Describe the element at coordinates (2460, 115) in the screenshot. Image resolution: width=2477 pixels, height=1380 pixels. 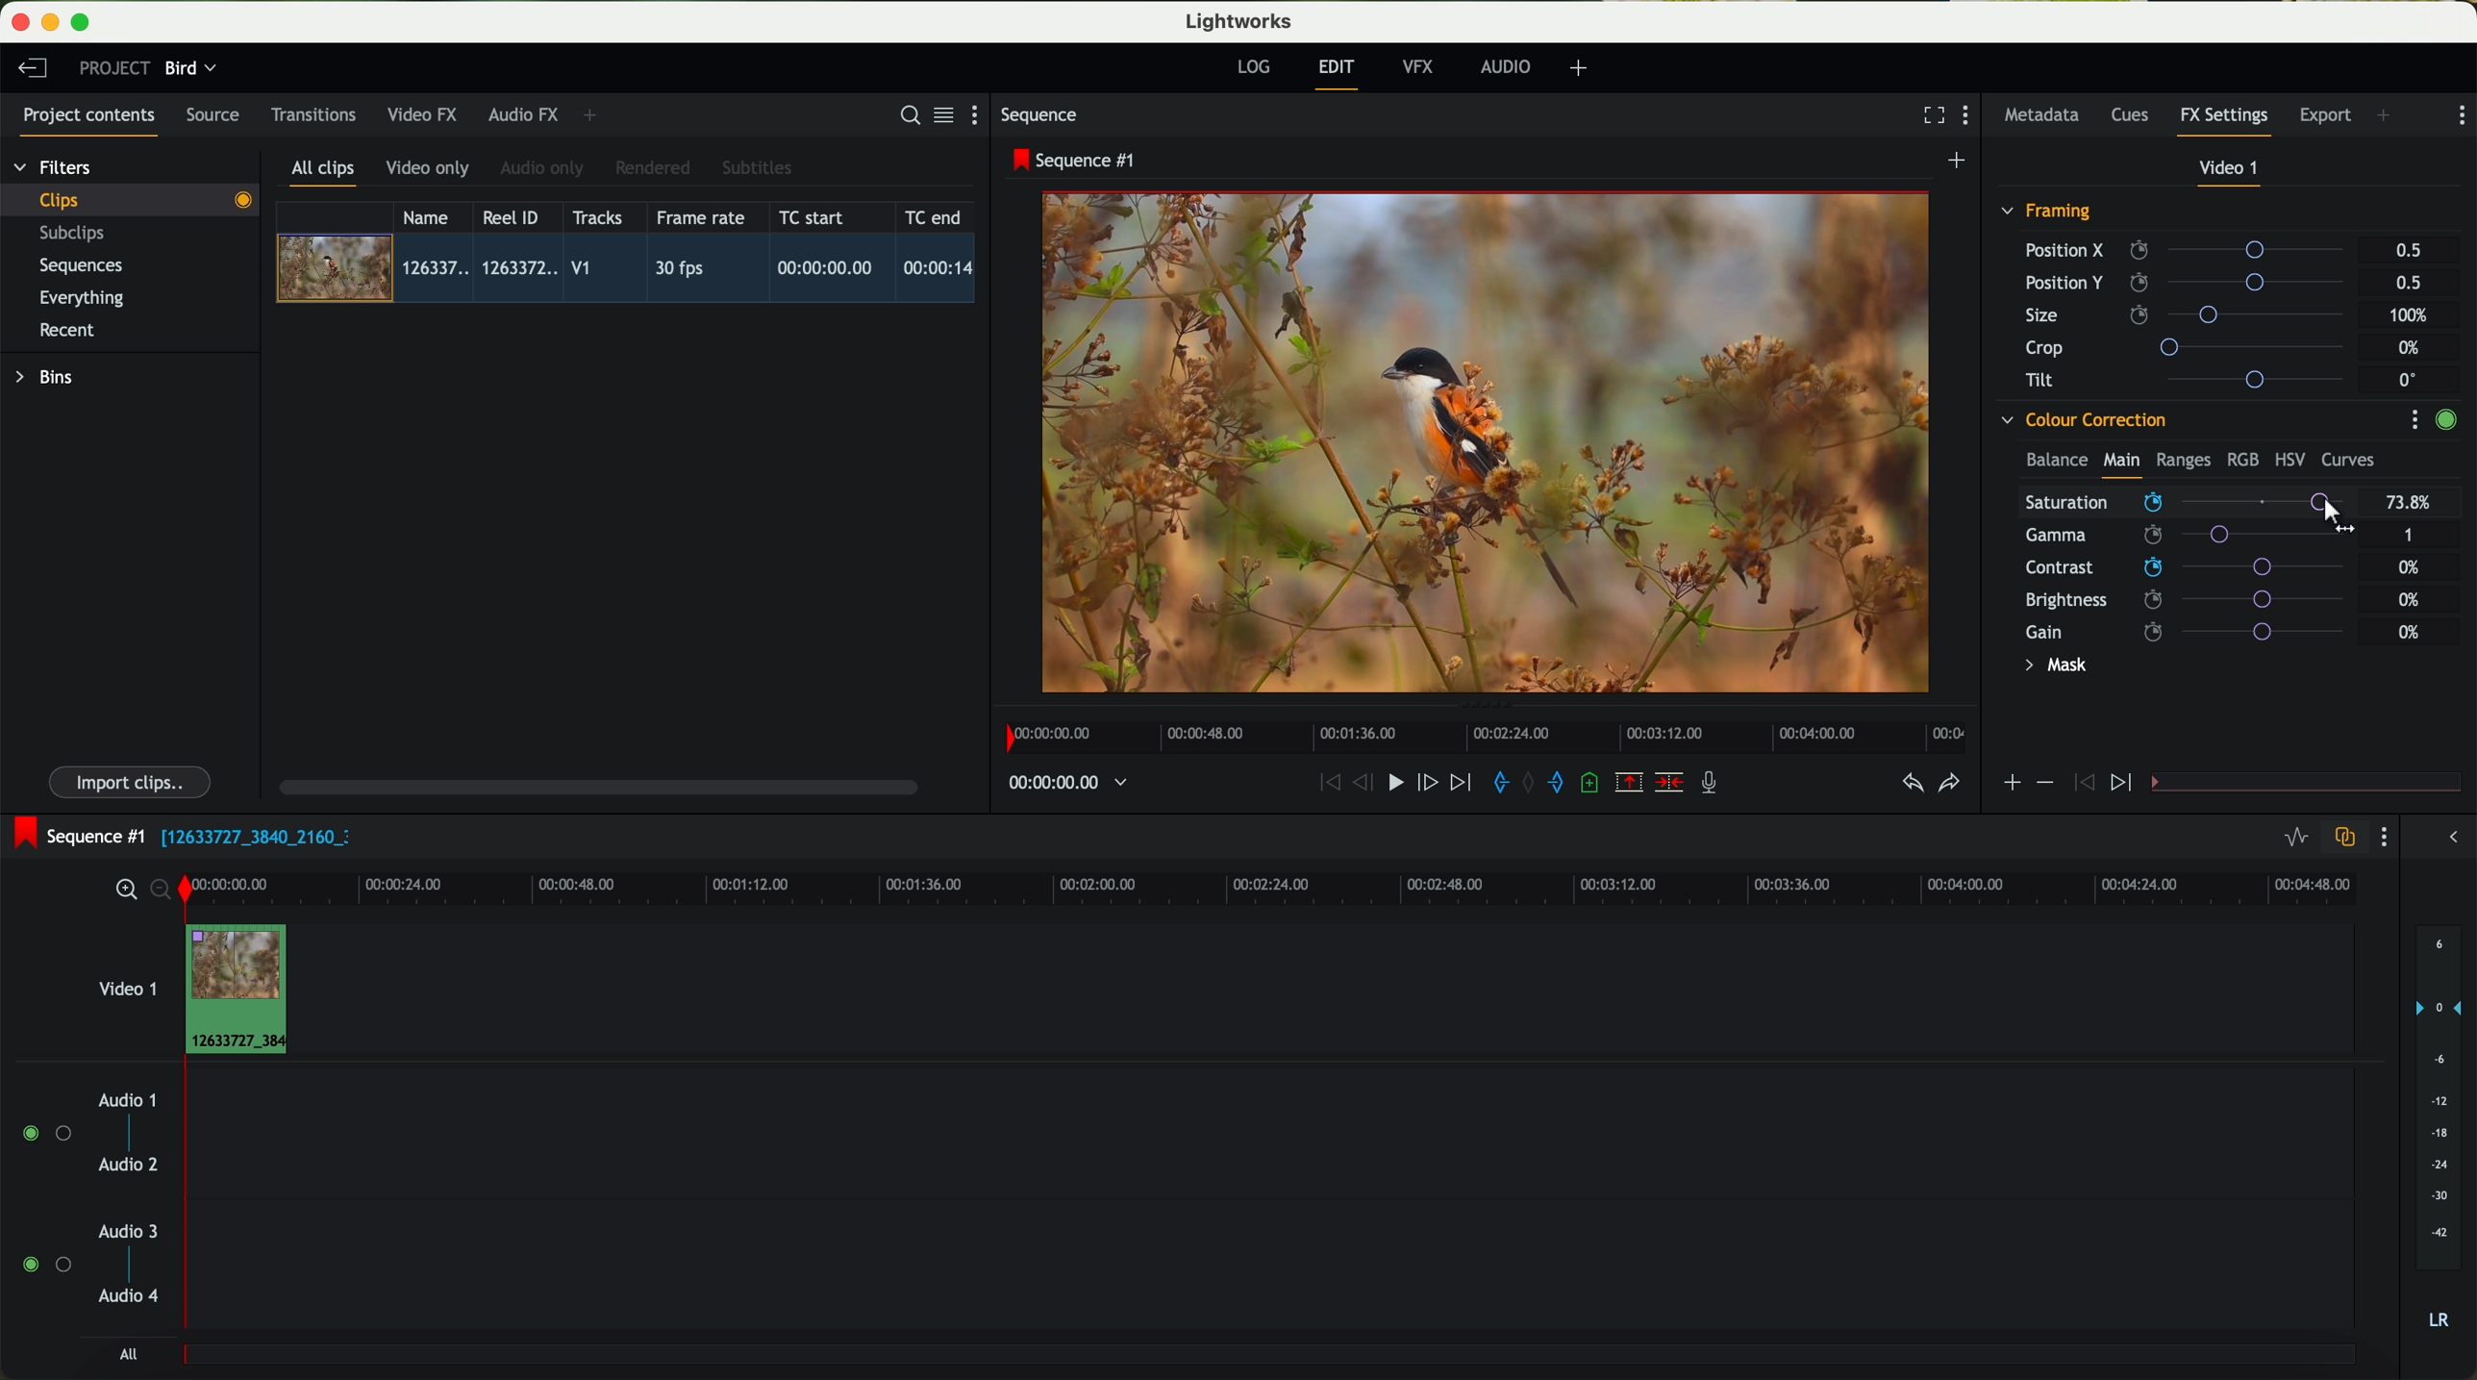
I see `show settings menu` at that location.